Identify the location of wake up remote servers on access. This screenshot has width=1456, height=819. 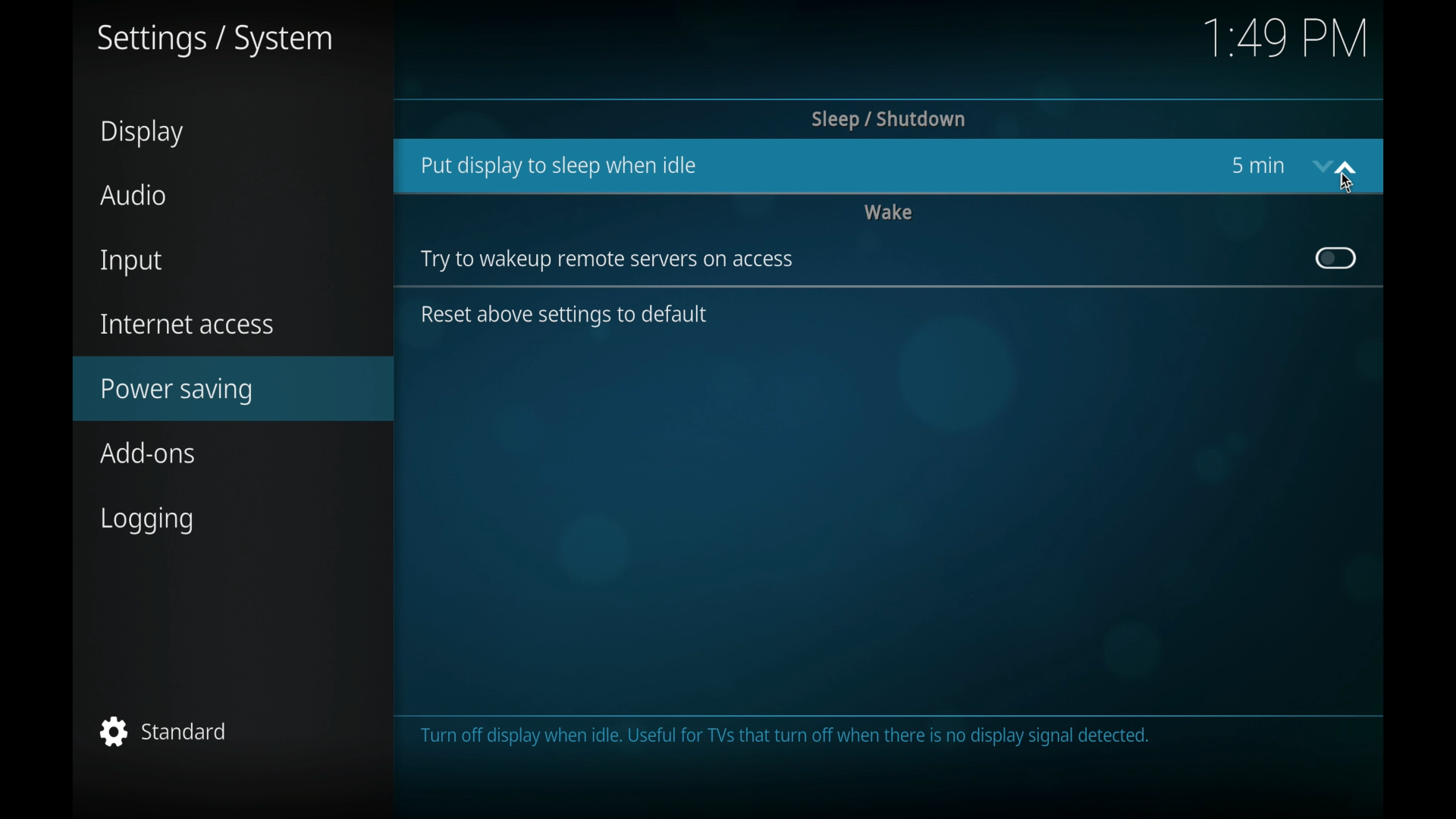
(606, 261).